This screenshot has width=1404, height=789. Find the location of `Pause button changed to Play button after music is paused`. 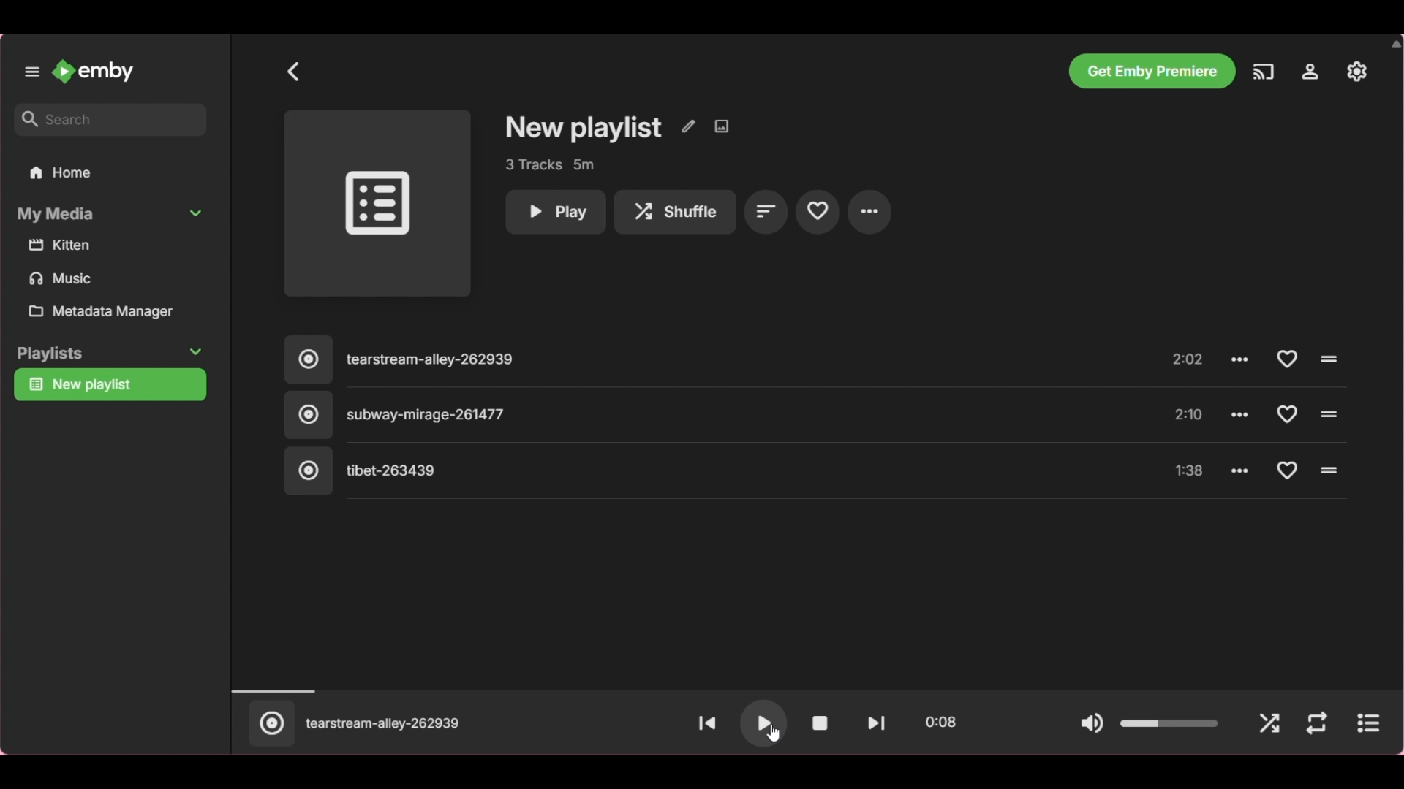

Pause button changed to Play button after music is paused is located at coordinates (769, 728).